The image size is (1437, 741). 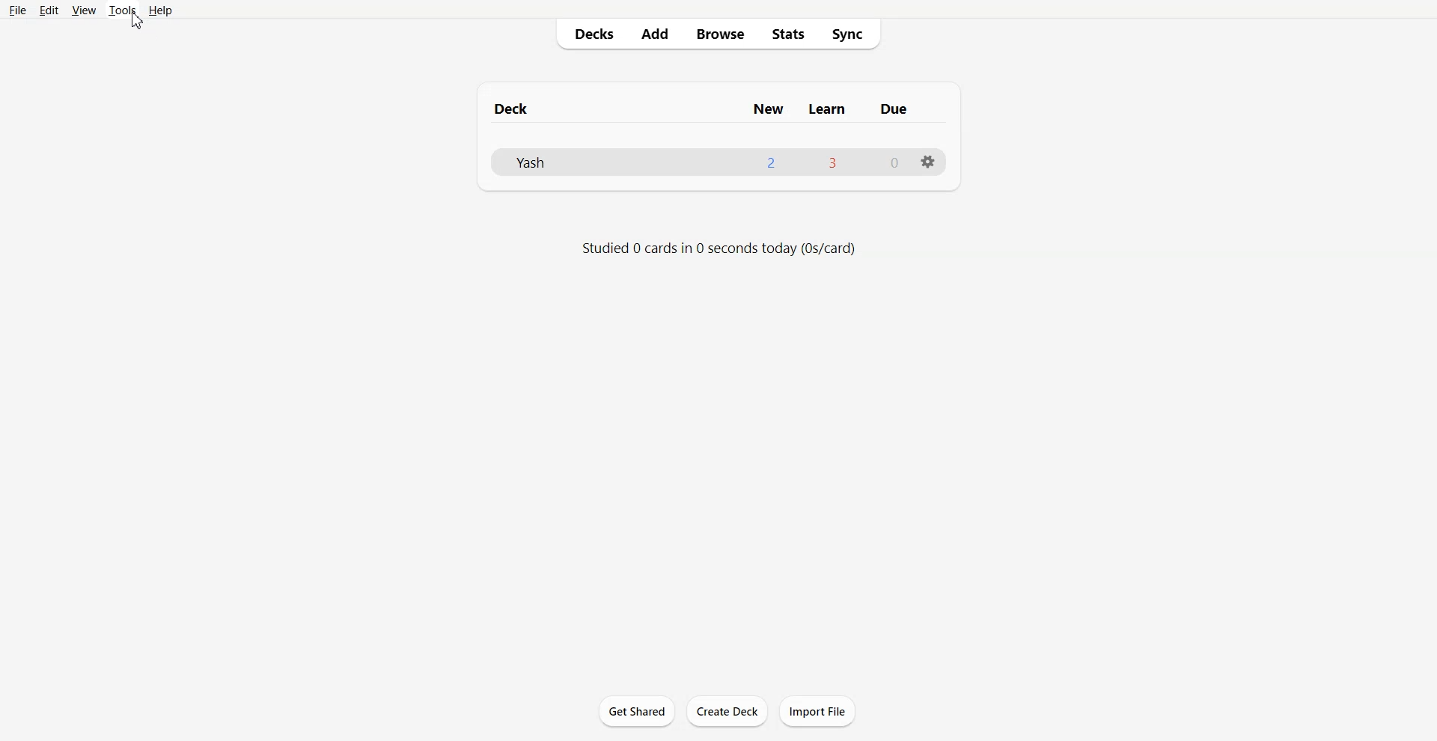 What do you see at coordinates (787, 34) in the screenshot?
I see `Stats` at bounding box center [787, 34].